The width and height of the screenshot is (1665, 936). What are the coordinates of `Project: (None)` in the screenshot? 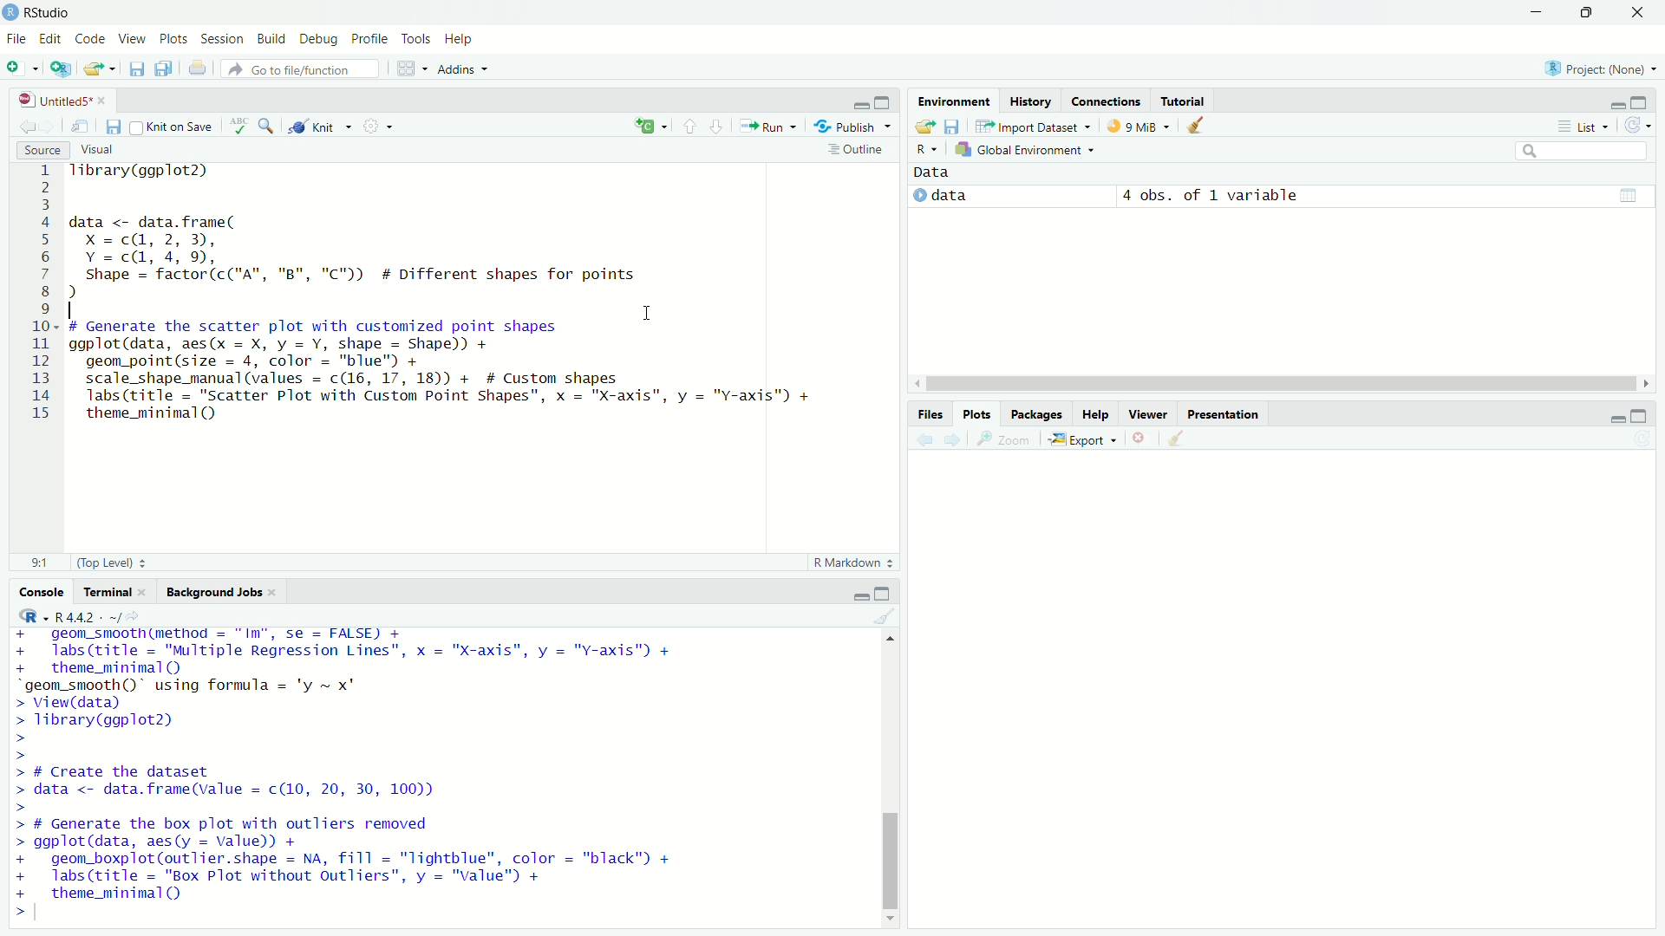 It's located at (1599, 68).